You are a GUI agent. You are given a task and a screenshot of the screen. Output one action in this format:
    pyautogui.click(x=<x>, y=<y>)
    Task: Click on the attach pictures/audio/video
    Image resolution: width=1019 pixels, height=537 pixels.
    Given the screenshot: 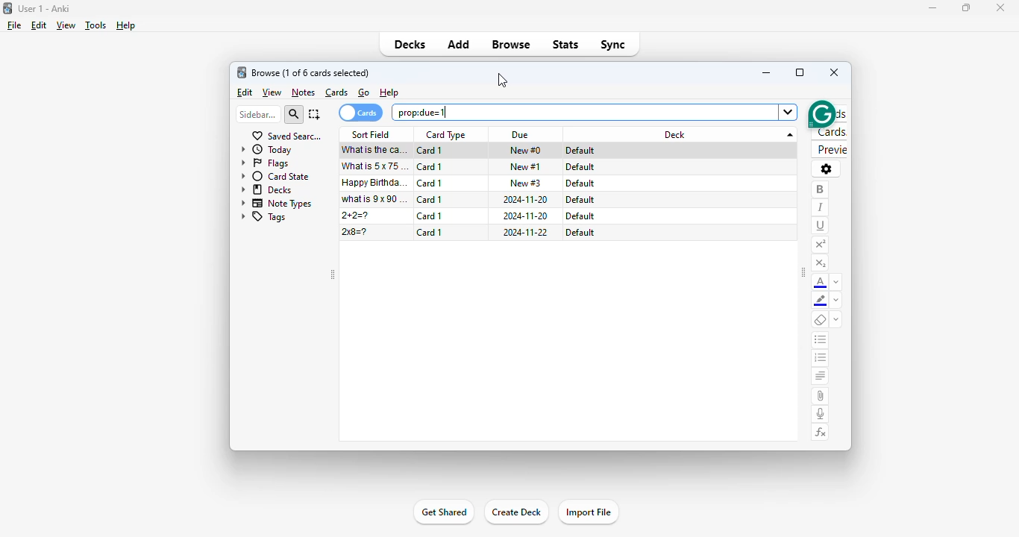 What is the action you would take?
    pyautogui.click(x=821, y=396)
    